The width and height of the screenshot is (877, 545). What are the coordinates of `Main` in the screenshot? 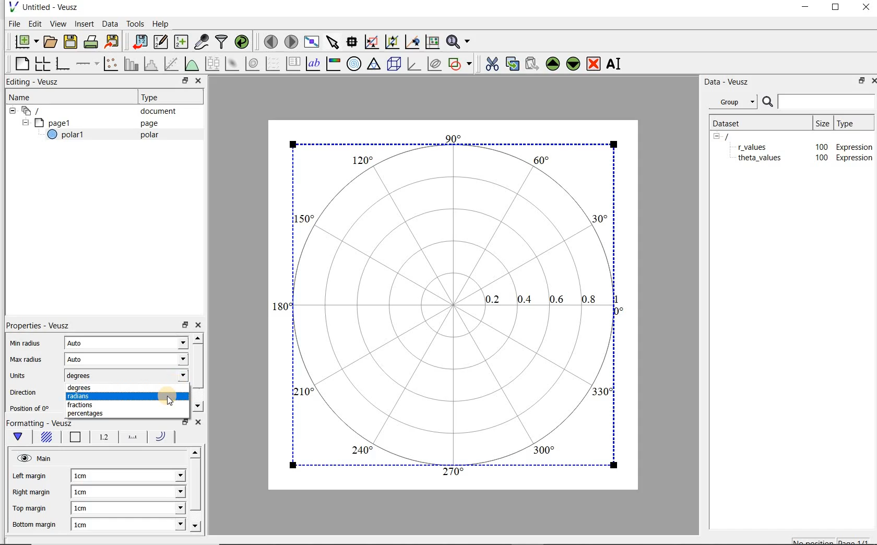 It's located at (47, 458).